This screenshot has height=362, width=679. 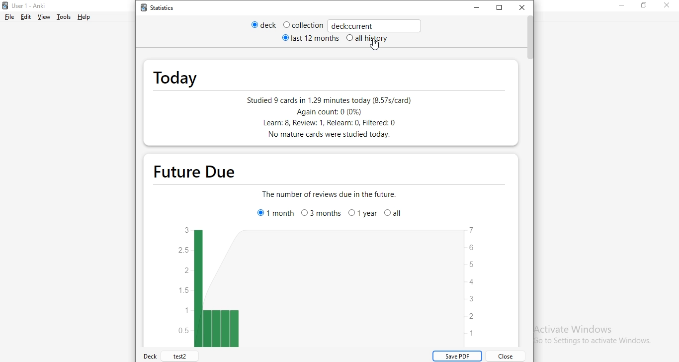 I want to click on save pdf, so click(x=457, y=357).